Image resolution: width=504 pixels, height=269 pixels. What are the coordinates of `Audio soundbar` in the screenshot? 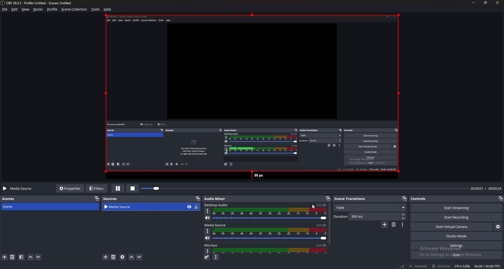 It's located at (271, 214).